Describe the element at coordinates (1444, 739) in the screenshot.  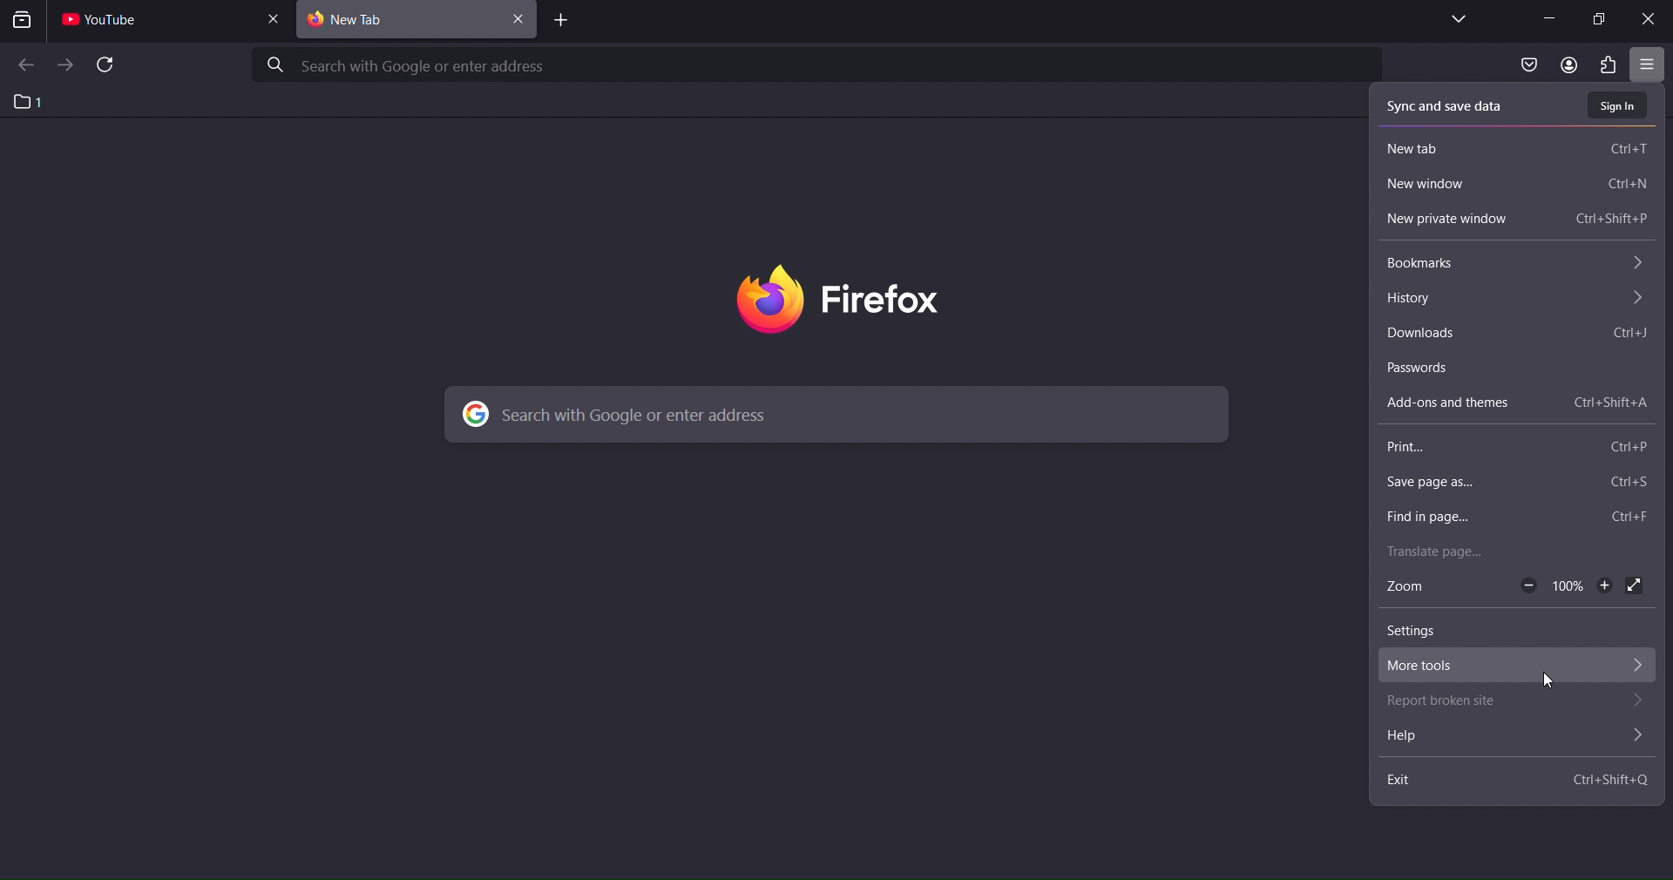
I see `help` at that location.